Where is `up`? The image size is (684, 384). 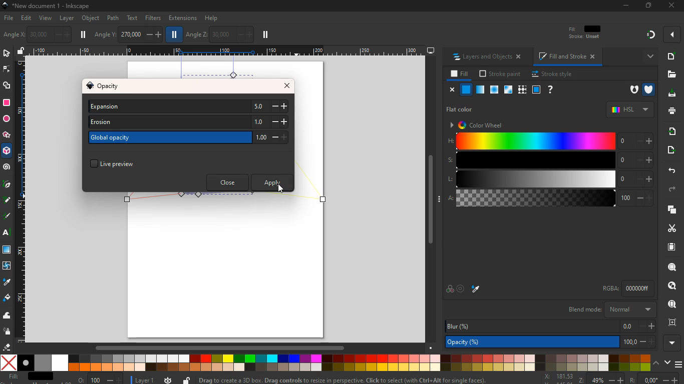
up is located at coordinates (656, 363).